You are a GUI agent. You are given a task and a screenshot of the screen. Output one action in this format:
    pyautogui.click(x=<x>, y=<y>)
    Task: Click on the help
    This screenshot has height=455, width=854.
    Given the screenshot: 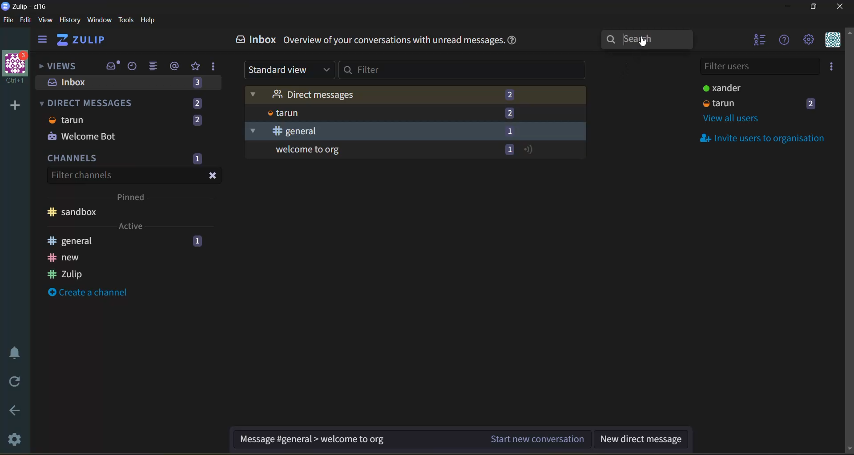 What is the action you would take?
    pyautogui.click(x=149, y=20)
    